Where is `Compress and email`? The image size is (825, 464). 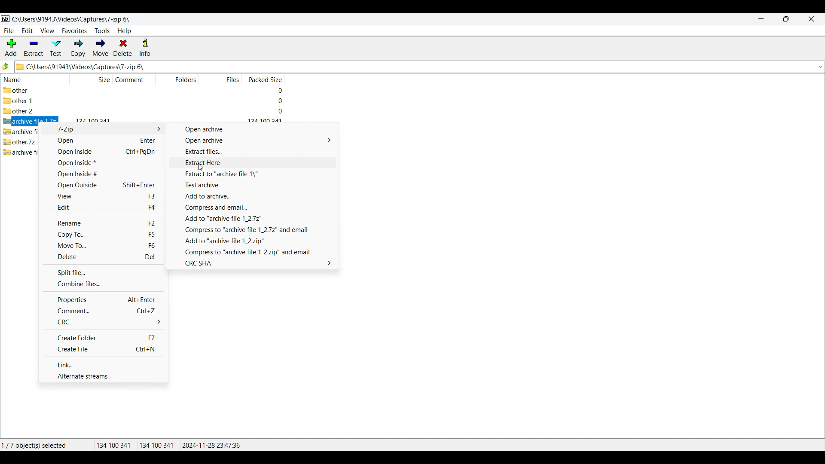
Compress and email is located at coordinates (254, 208).